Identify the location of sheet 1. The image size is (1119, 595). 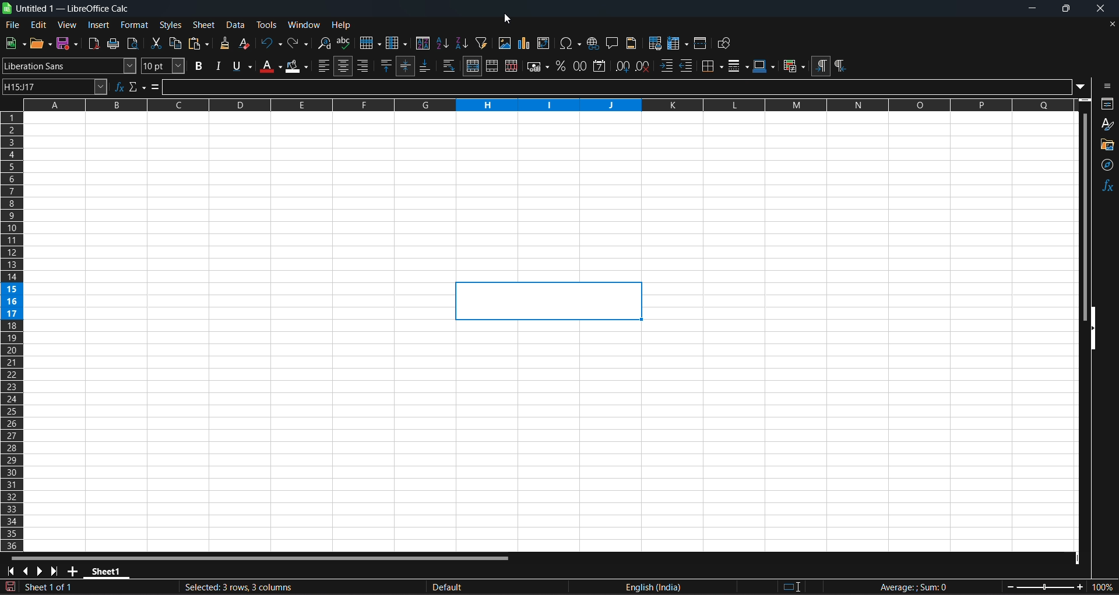
(225, 586).